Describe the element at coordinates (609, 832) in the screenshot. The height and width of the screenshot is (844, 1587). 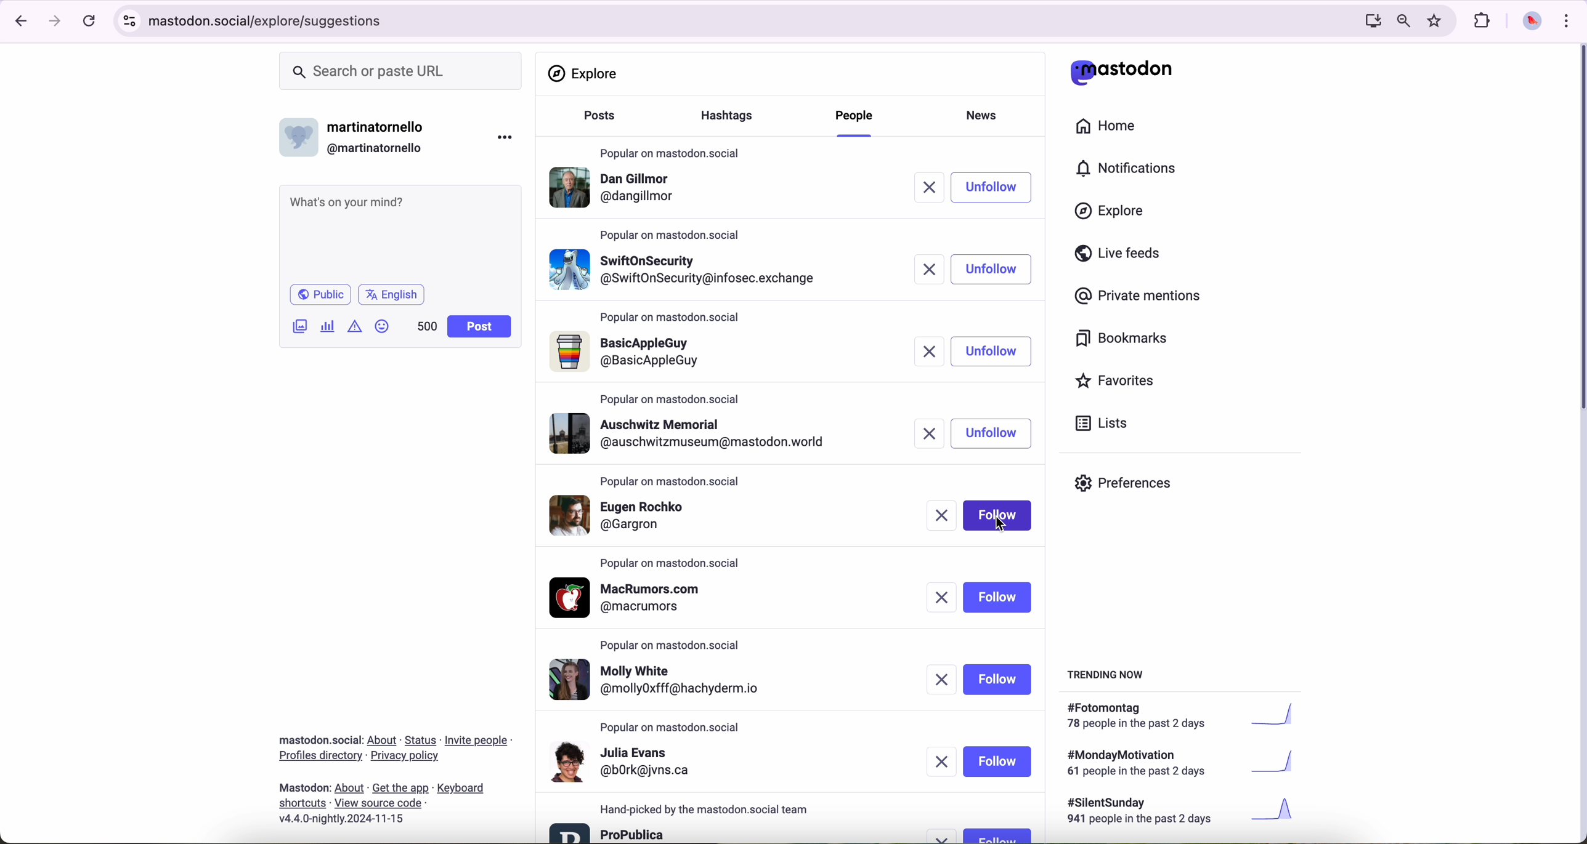
I see `profile` at that location.